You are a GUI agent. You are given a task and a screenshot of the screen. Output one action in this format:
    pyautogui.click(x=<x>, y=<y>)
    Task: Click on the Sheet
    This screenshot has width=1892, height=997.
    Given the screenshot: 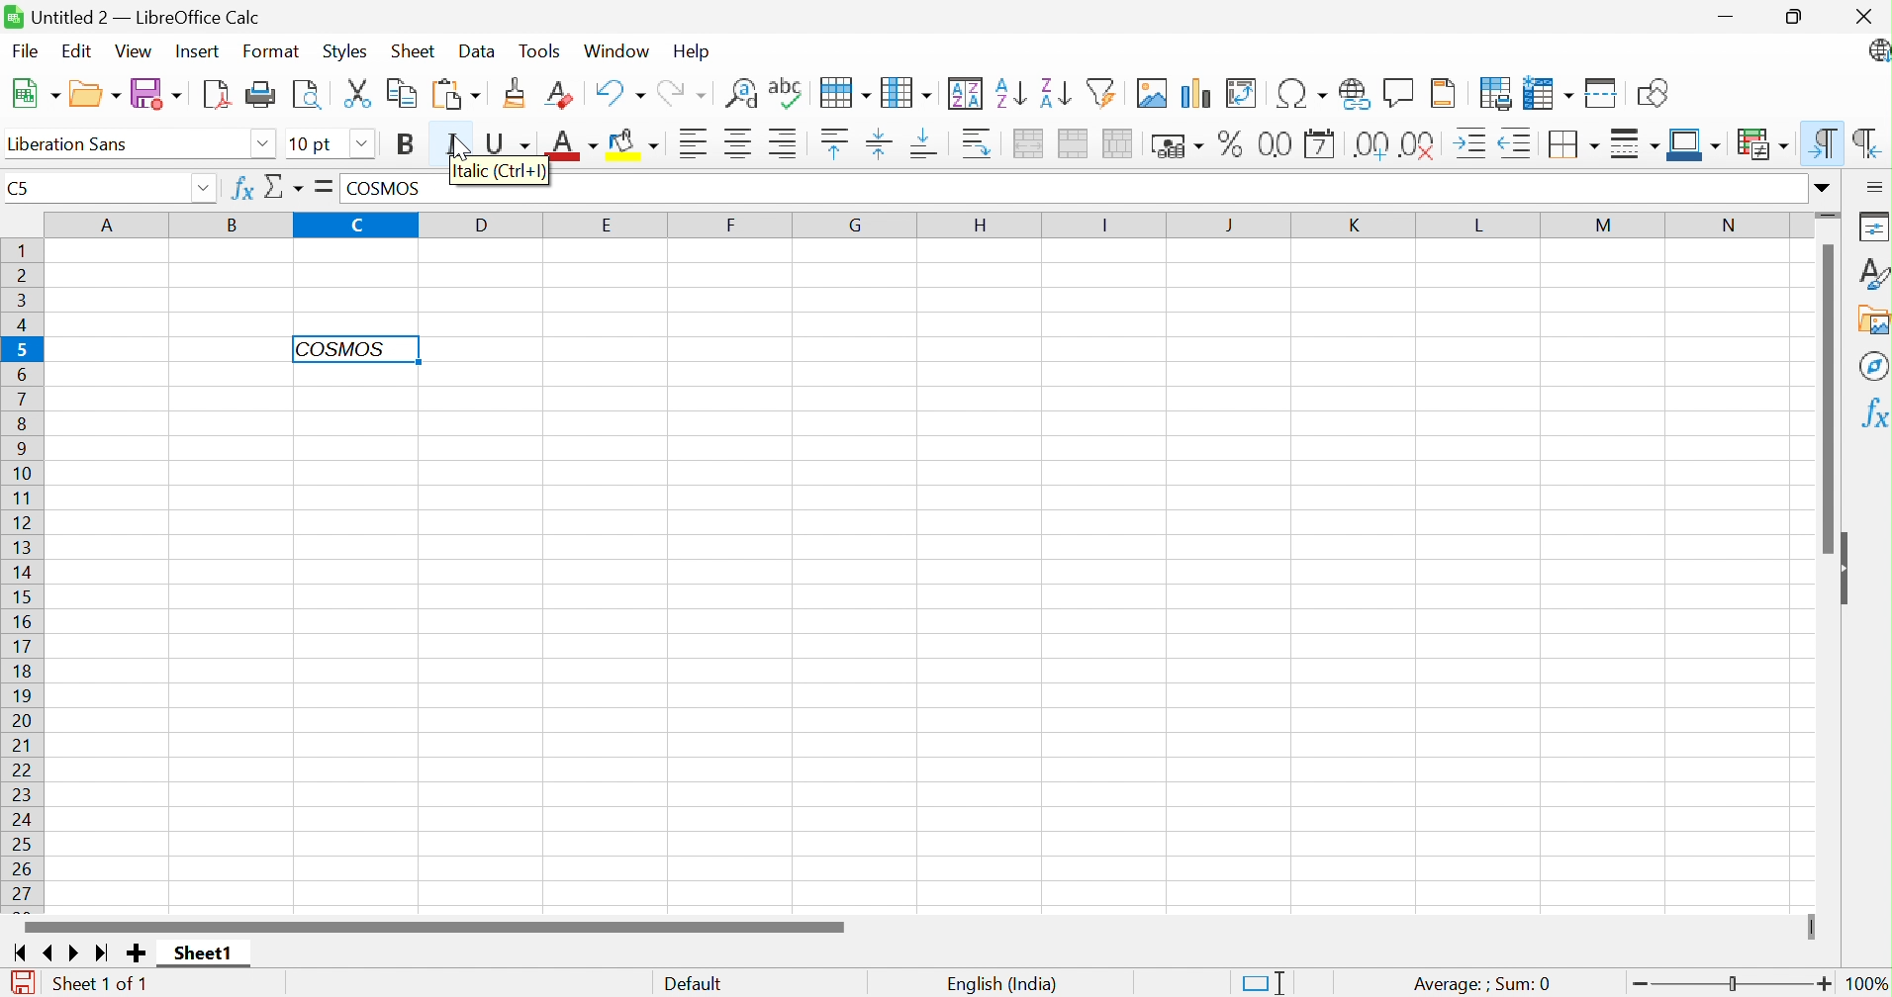 What is the action you would take?
    pyautogui.click(x=417, y=49)
    